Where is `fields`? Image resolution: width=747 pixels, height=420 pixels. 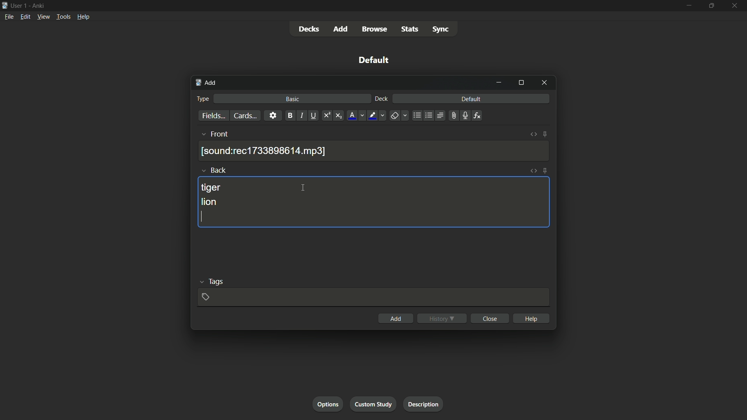 fields is located at coordinates (213, 116).